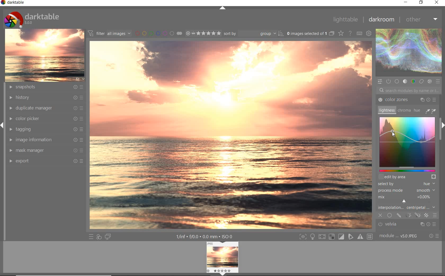  What do you see at coordinates (434, 236) in the screenshot?
I see `RESET OR PRESET &PREFERENCE` at bounding box center [434, 236].